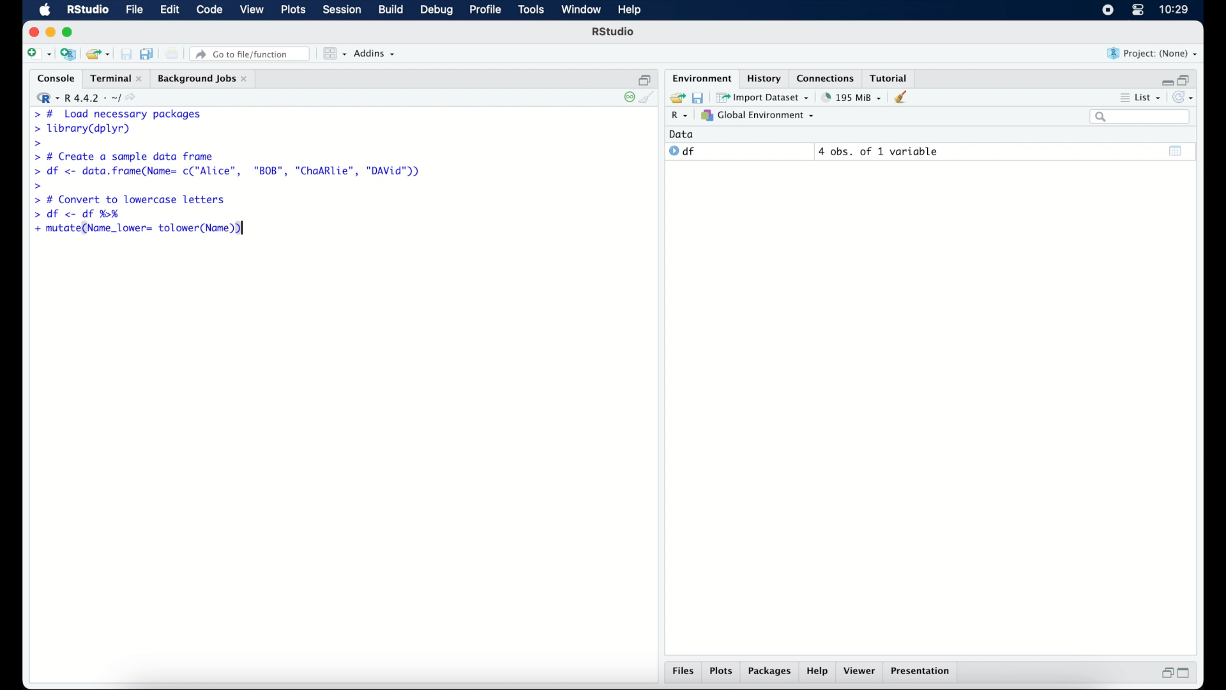  What do you see at coordinates (697, 96) in the screenshot?
I see `save` at bounding box center [697, 96].